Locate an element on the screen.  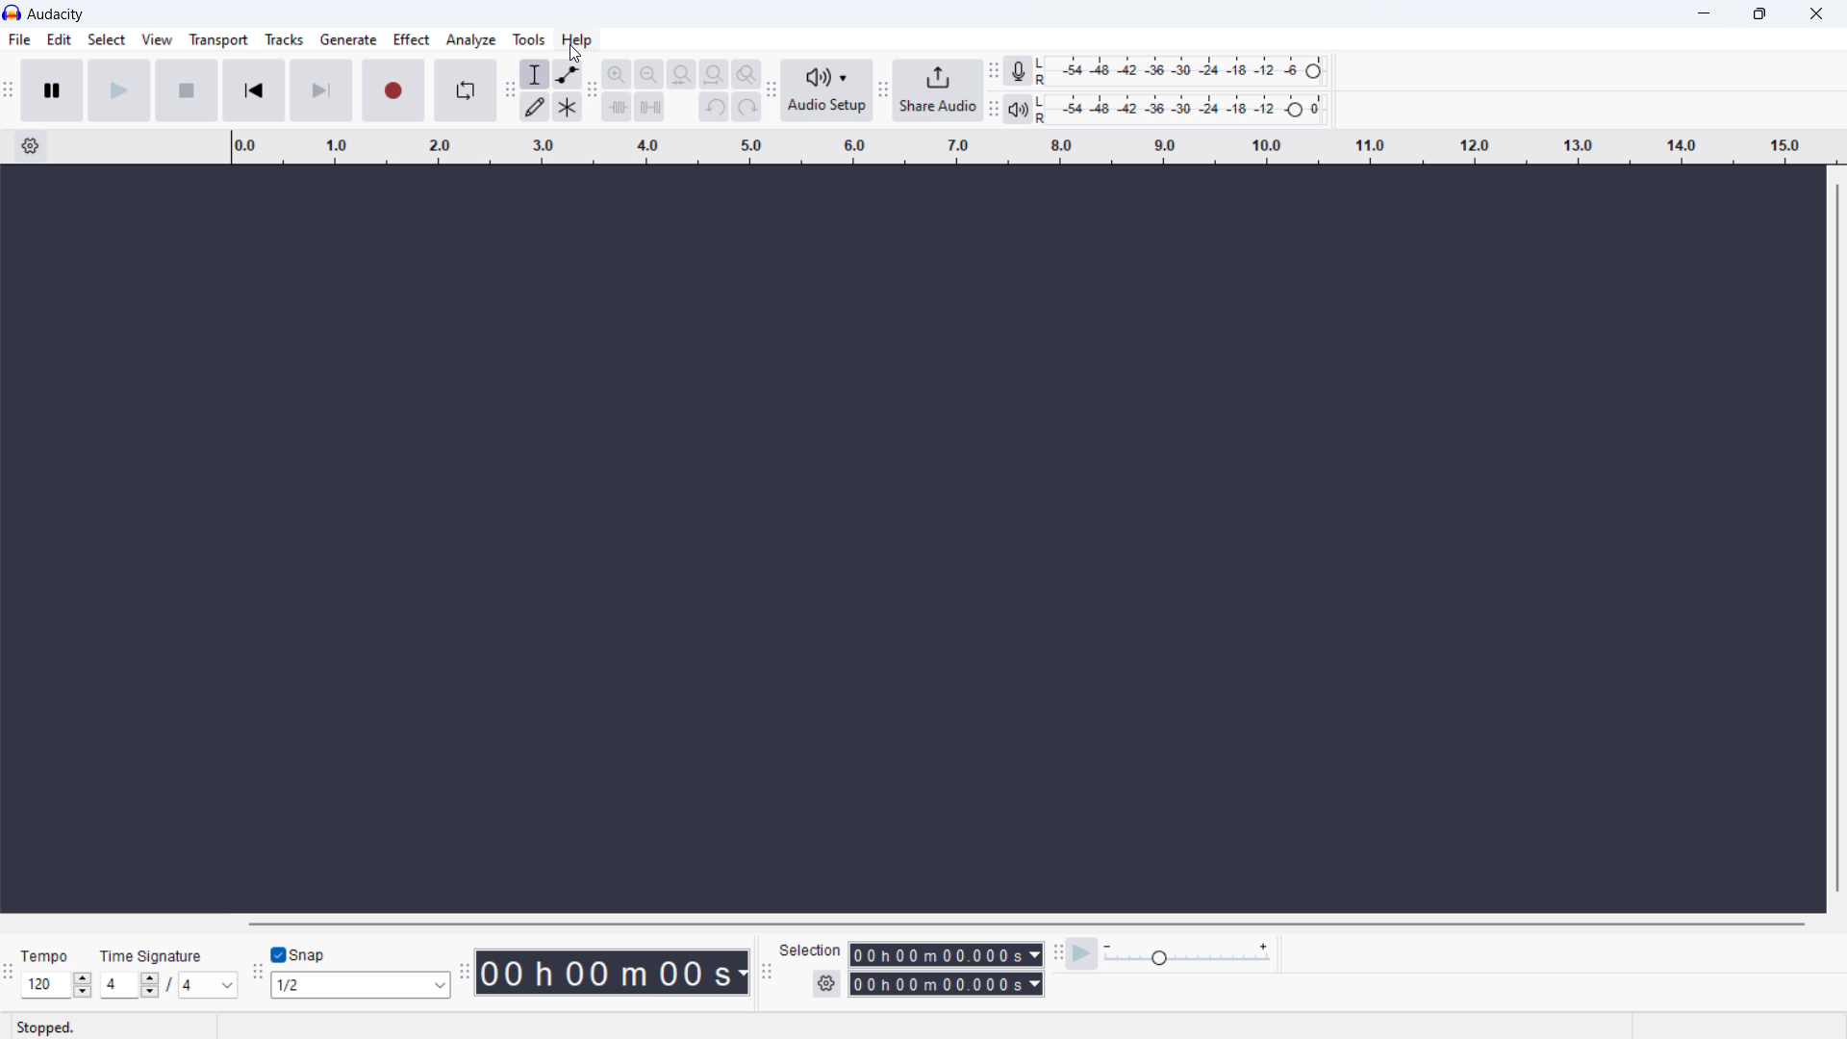
effect is located at coordinates (412, 38).